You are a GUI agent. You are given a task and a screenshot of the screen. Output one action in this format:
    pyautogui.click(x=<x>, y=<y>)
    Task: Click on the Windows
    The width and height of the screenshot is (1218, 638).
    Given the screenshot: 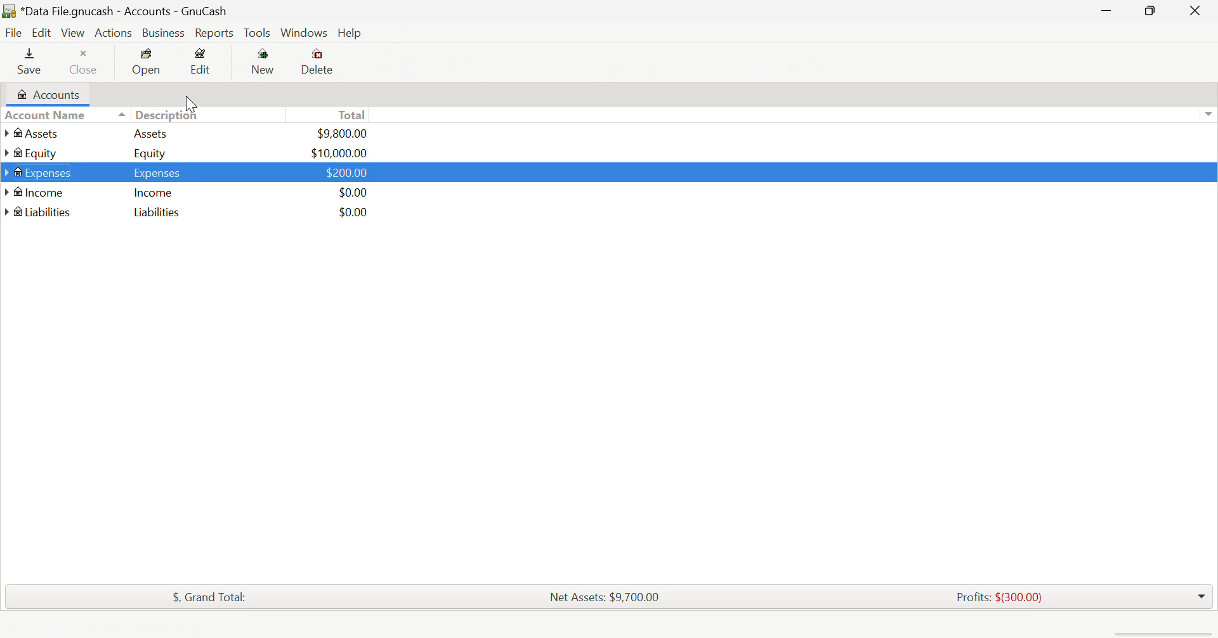 What is the action you would take?
    pyautogui.click(x=304, y=32)
    